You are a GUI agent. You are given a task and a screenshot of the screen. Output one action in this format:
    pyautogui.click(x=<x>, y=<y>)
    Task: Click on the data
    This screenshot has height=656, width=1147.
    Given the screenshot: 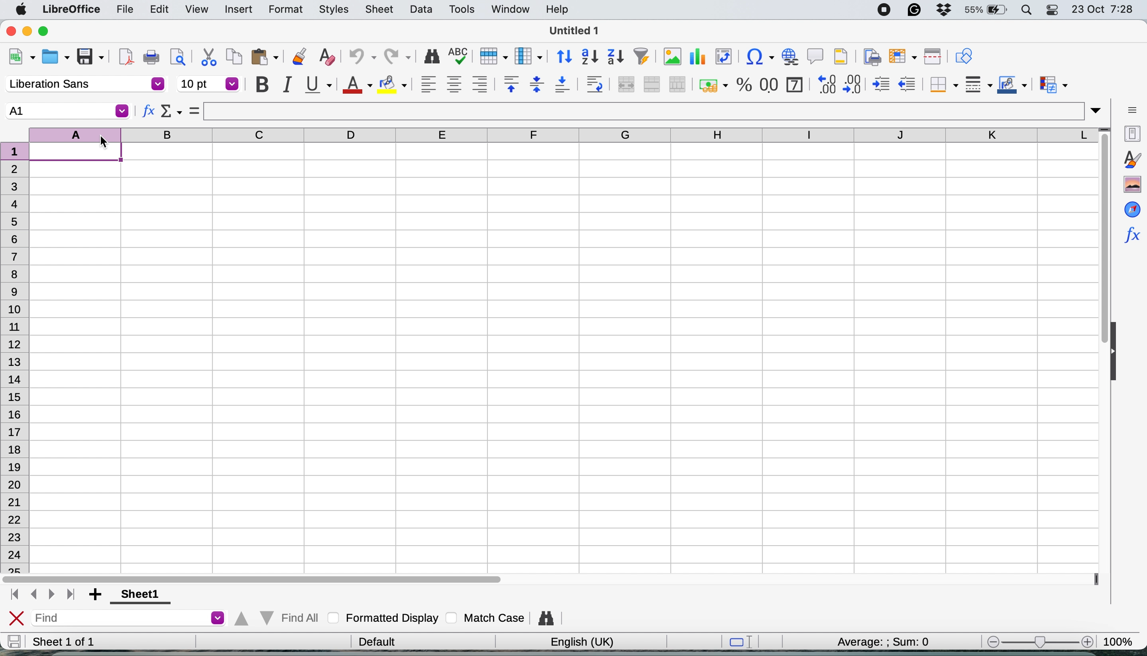 What is the action you would take?
    pyautogui.click(x=421, y=11)
    